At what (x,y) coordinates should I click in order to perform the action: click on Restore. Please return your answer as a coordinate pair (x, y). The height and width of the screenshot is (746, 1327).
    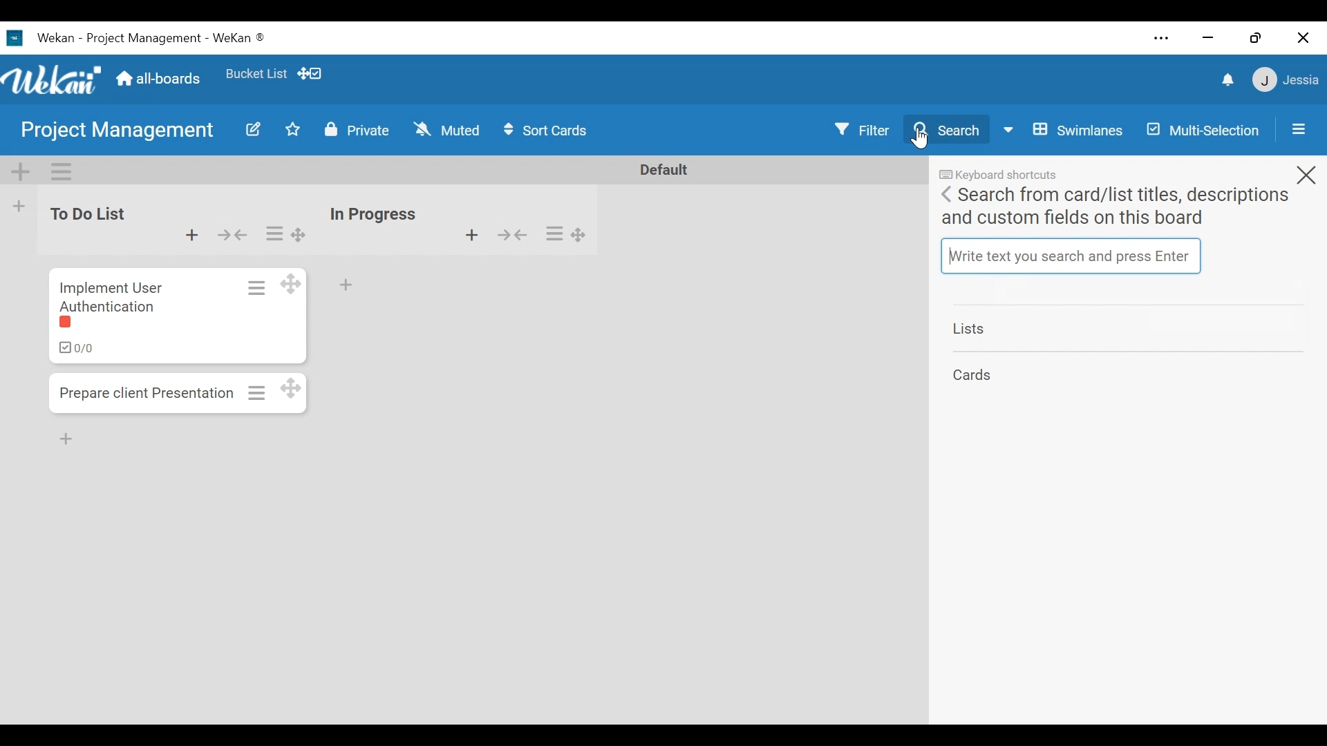
    Looking at the image, I should click on (1254, 39).